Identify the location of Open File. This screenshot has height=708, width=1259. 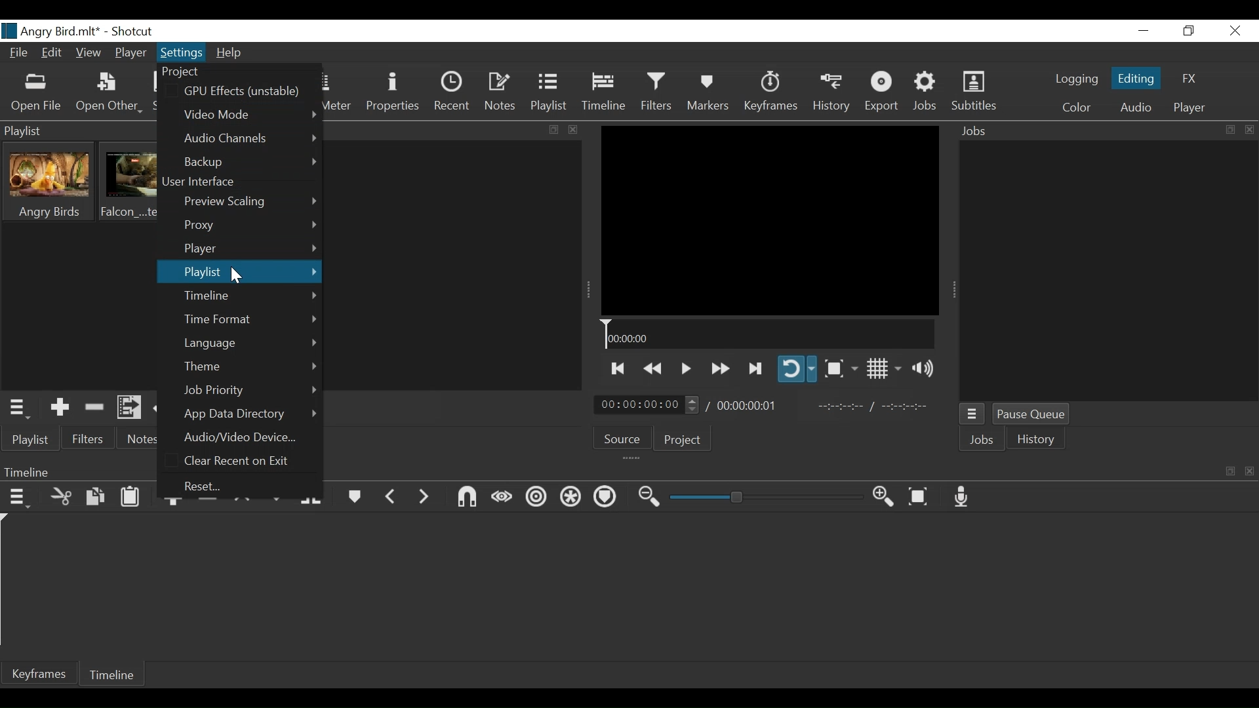
(37, 94).